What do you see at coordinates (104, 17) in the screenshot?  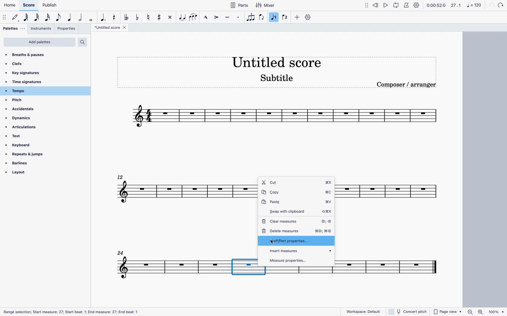 I see `augmentative dot` at bounding box center [104, 17].